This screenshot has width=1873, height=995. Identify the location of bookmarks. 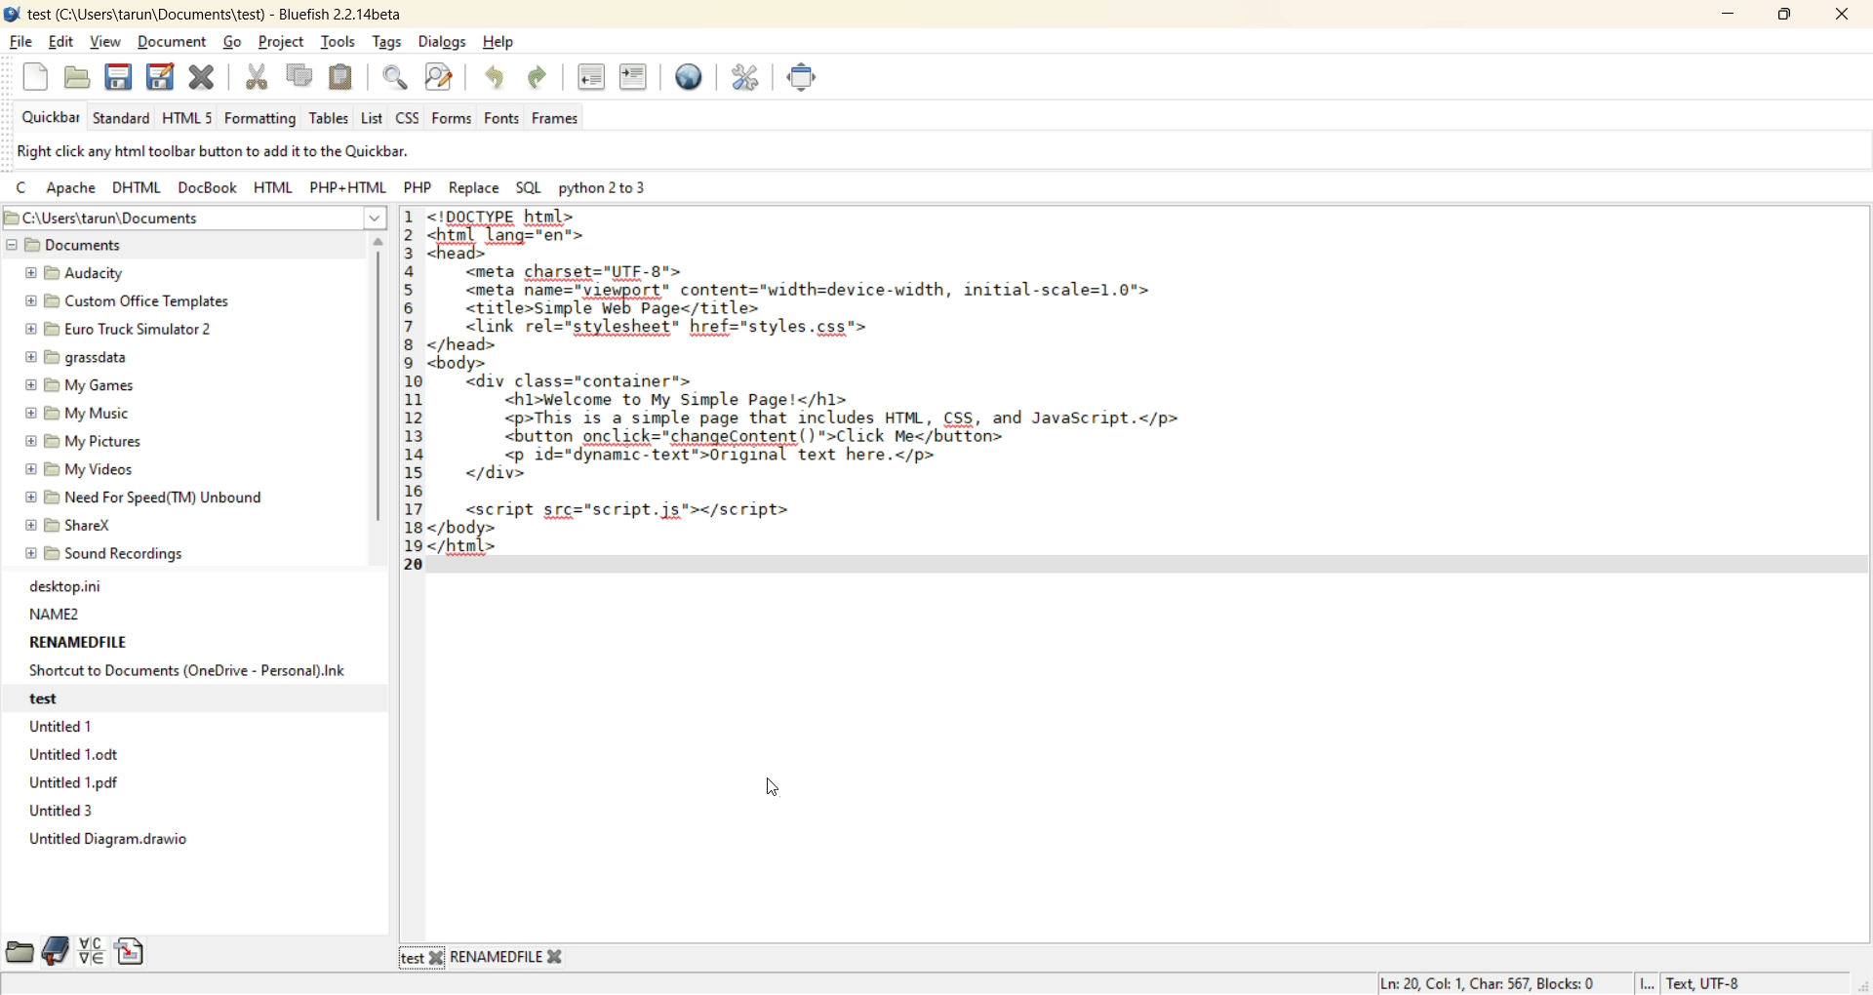
(53, 955).